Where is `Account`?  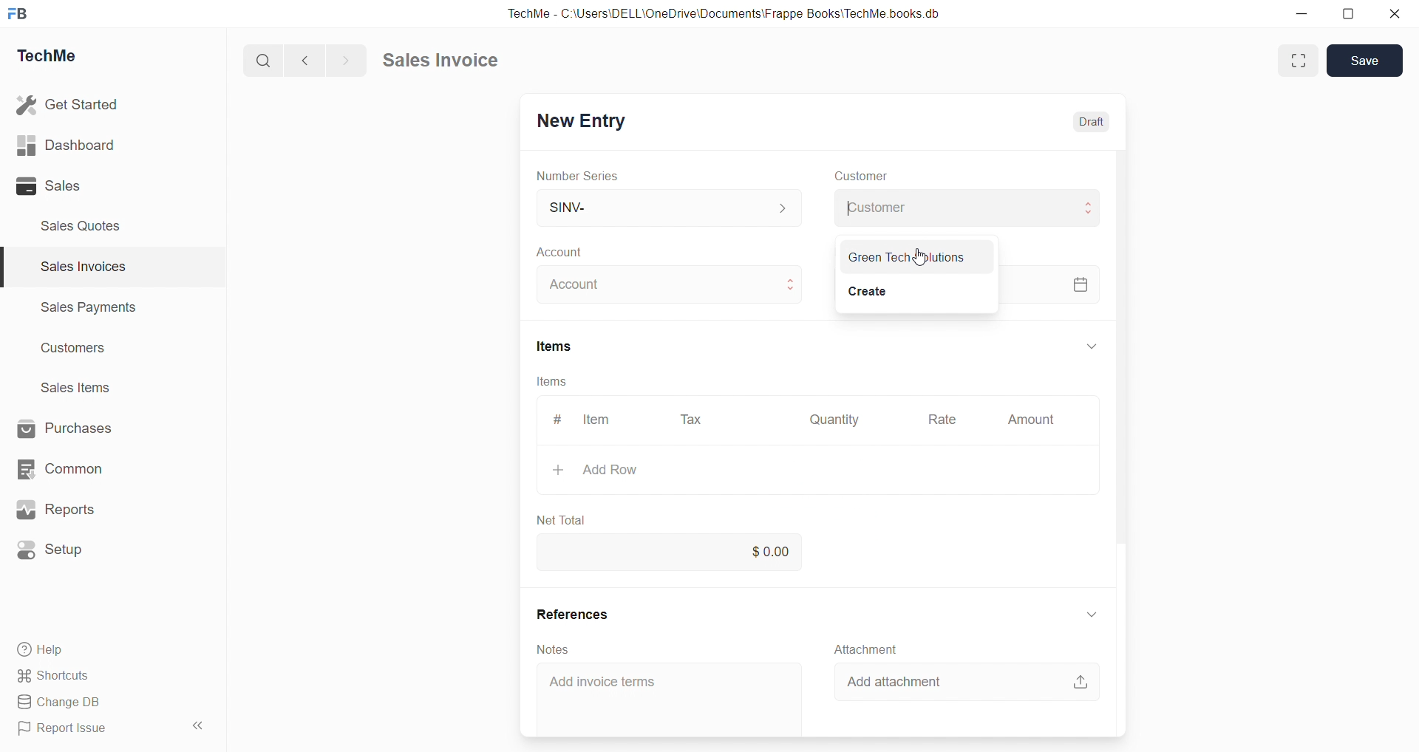 Account is located at coordinates (567, 252).